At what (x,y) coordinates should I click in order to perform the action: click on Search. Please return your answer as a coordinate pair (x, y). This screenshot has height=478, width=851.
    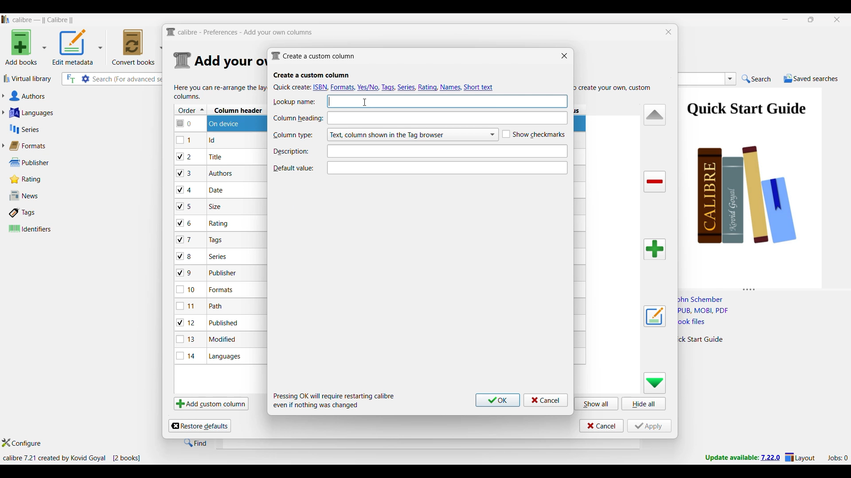
    Looking at the image, I should click on (757, 79).